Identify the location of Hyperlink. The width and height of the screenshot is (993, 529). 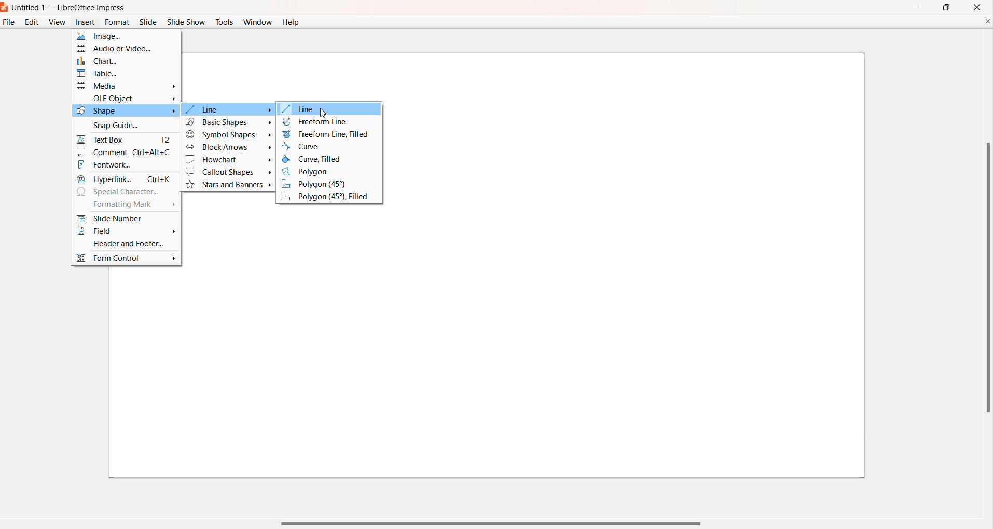
(125, 179).